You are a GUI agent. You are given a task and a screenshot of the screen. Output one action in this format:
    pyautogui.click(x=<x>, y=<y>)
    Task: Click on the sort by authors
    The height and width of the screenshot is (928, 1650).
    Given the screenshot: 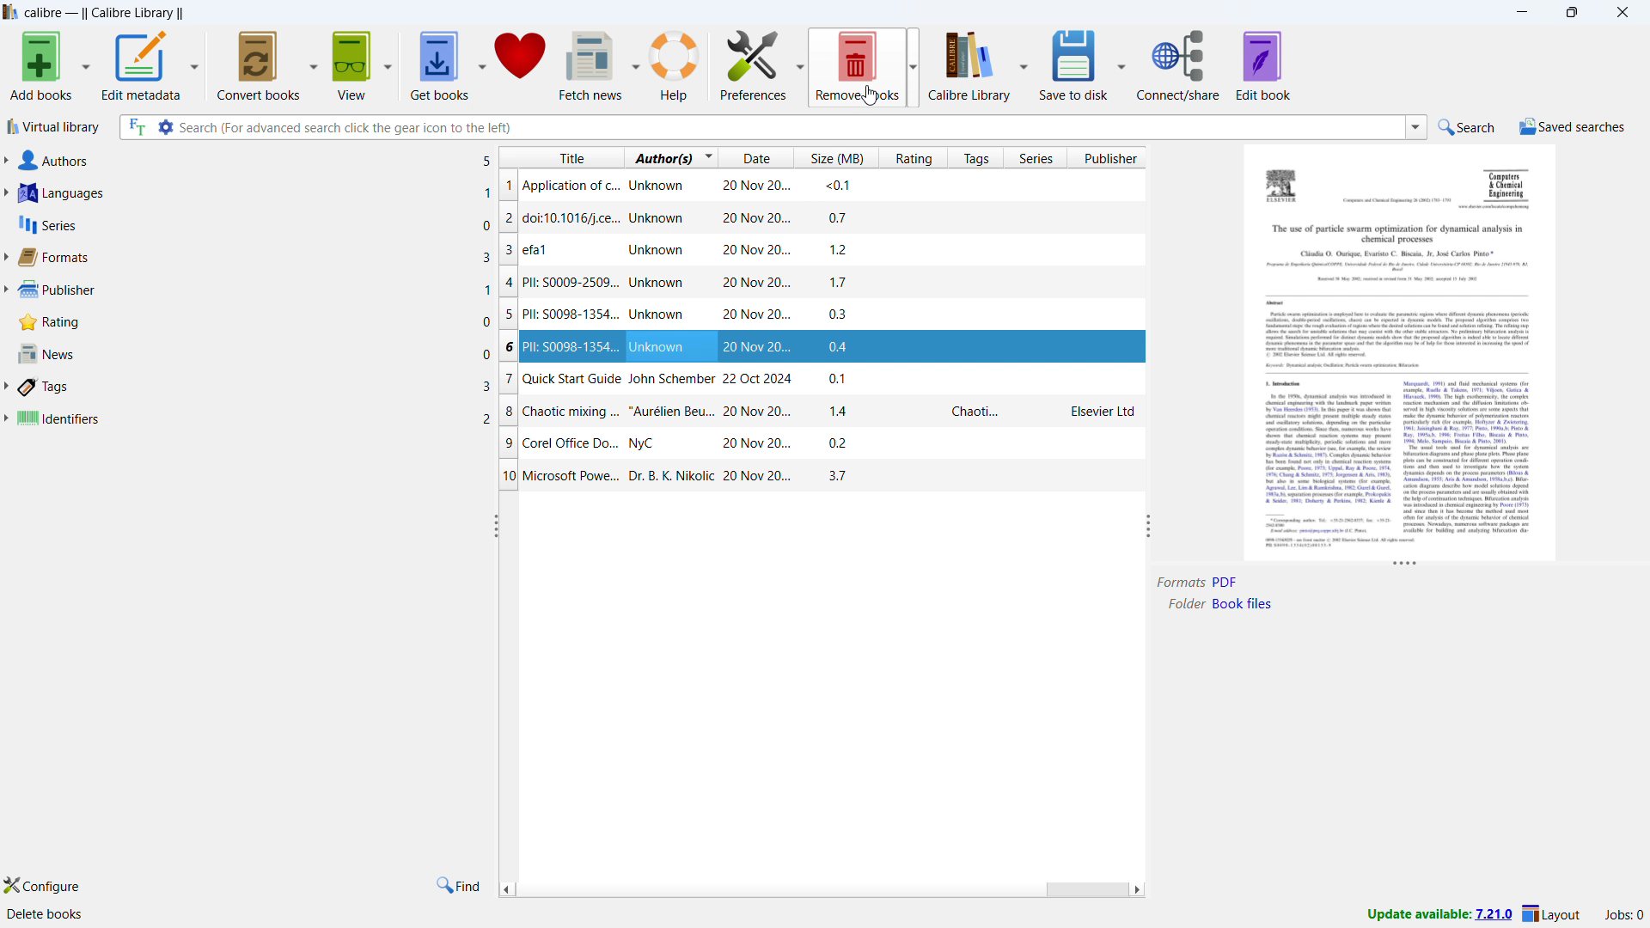 What is the action you would take?
    pyautogui.click(x=661, y=157)
    